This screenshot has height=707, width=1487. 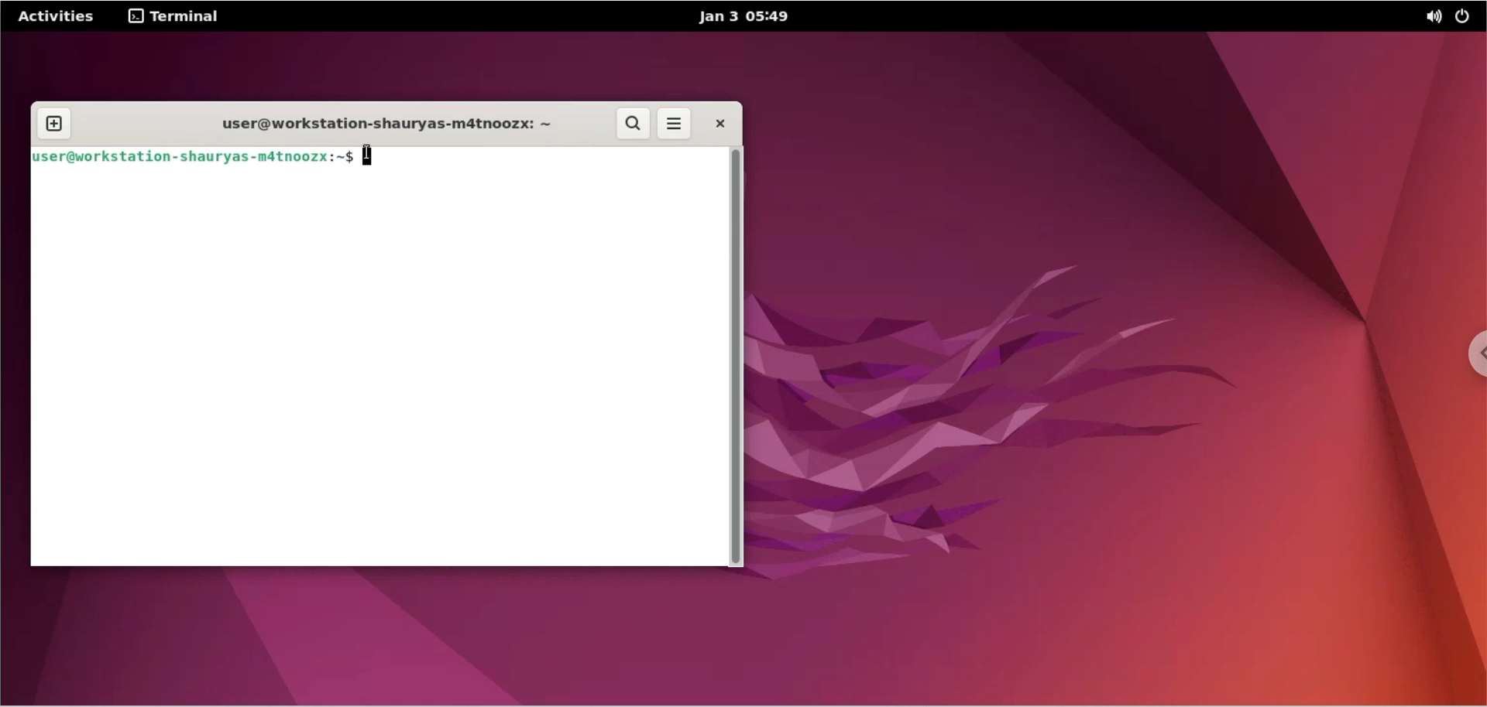 I want to click on close, so click(x=719, y=123).